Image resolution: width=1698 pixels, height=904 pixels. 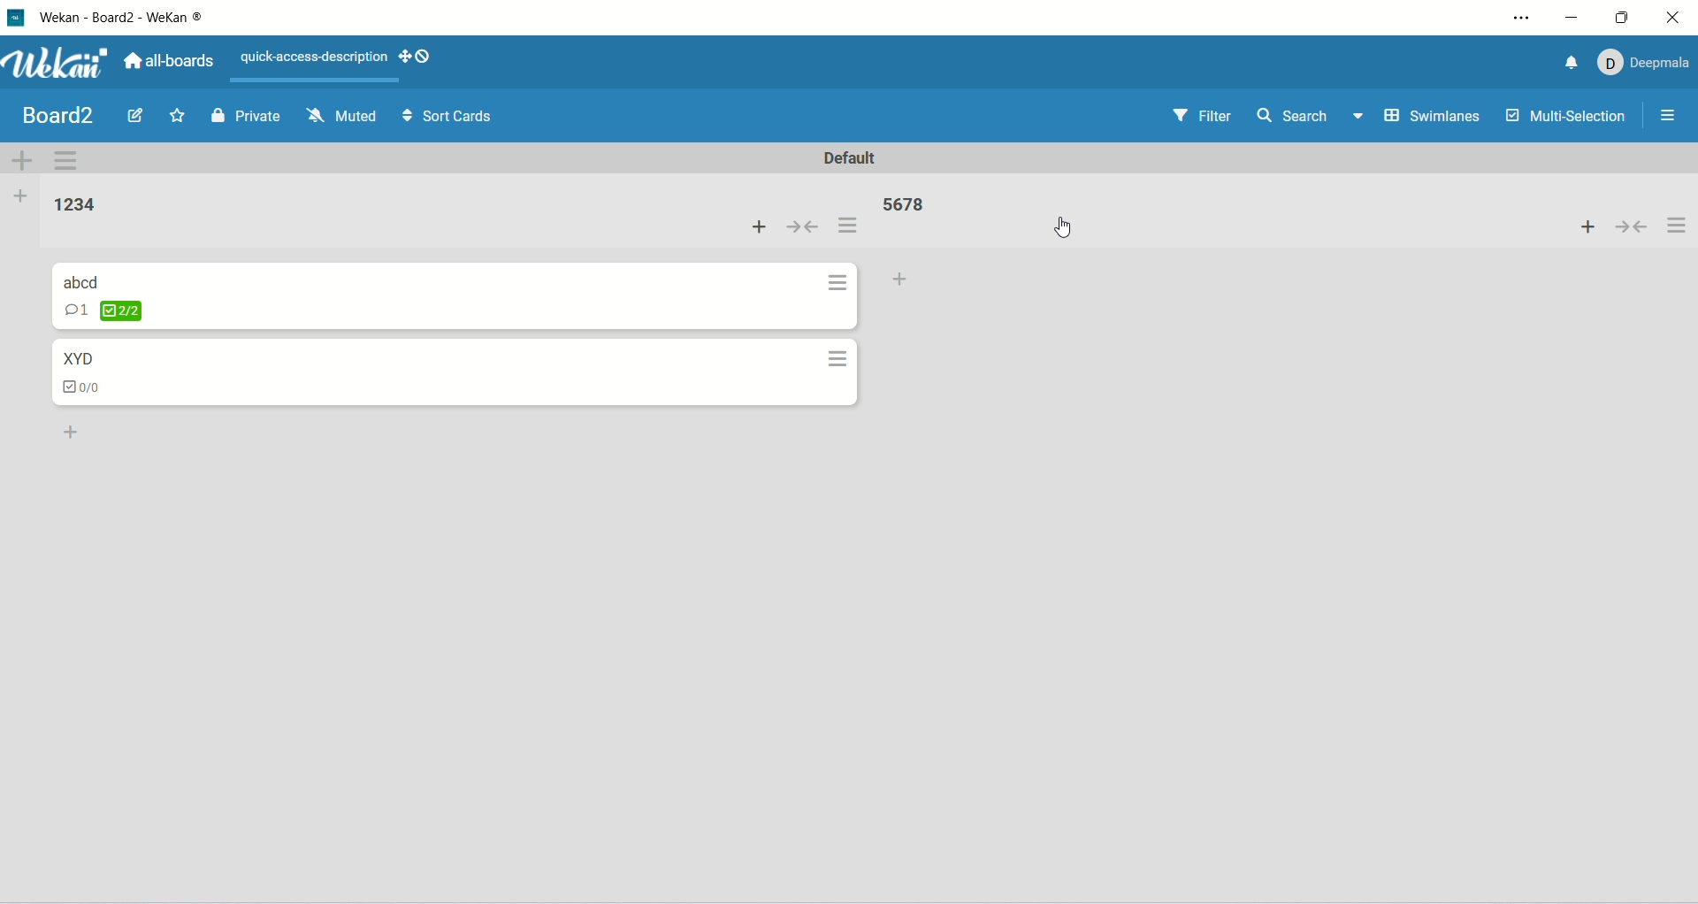 What do you see at coordinates (1202, 116) in the screenshot?
I see `filter` at bounding box center [1202, 116].